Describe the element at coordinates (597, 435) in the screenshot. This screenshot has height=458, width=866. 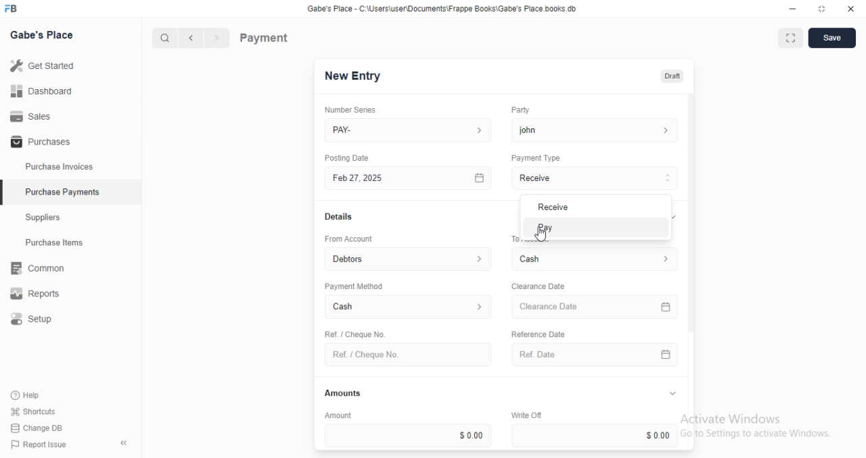
I see `$0.00` at that location.